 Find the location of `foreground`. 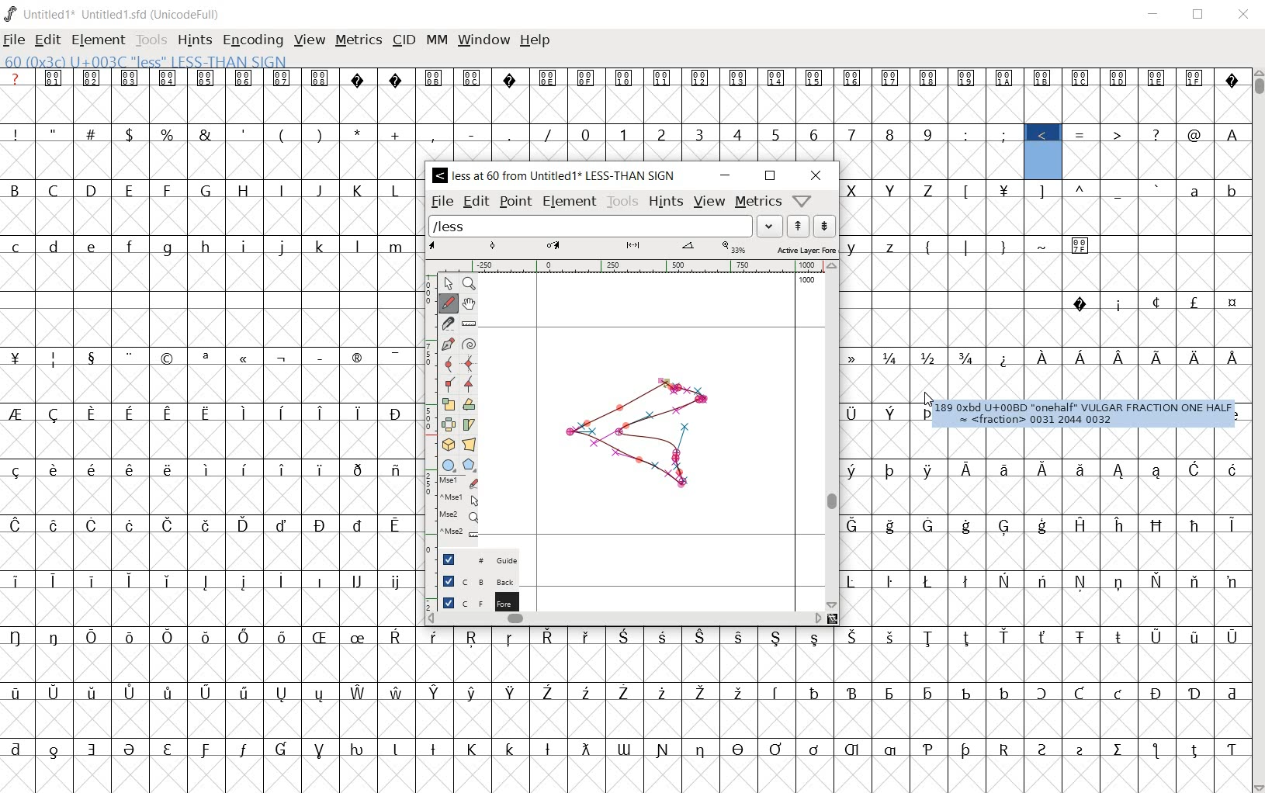

foreground is located at coordinates (472, 599).